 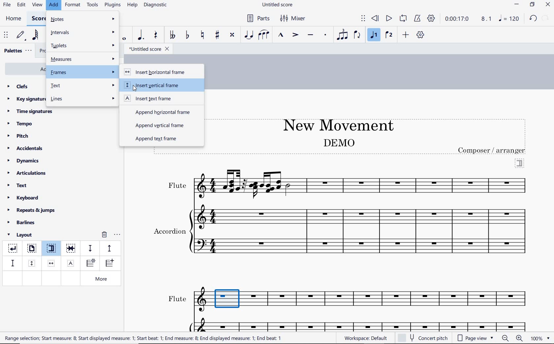 What do you see at coordinates (423, 337) in the screenshot?
I see `concert pitch` at bounding box center [423, 337].